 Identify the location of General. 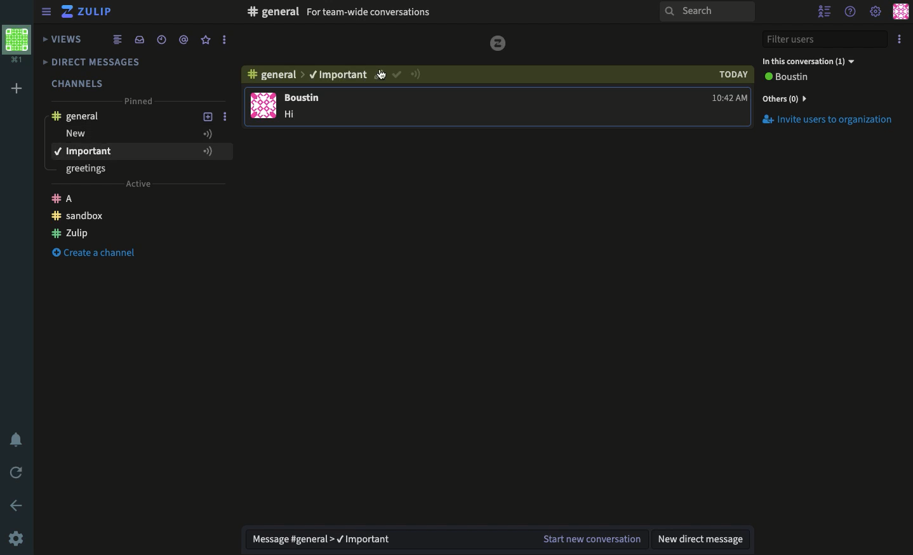
(81, 116).